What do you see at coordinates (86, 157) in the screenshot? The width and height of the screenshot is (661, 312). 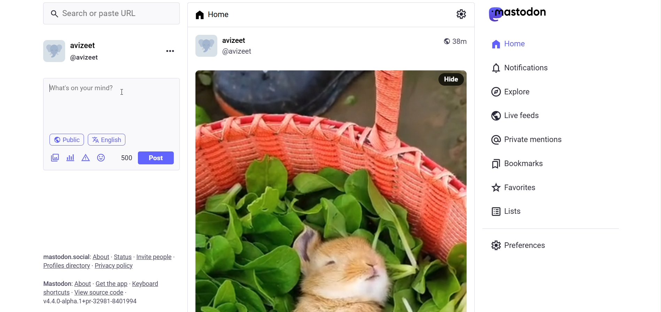 I see `Data Content` at bounding box center [86, 157].